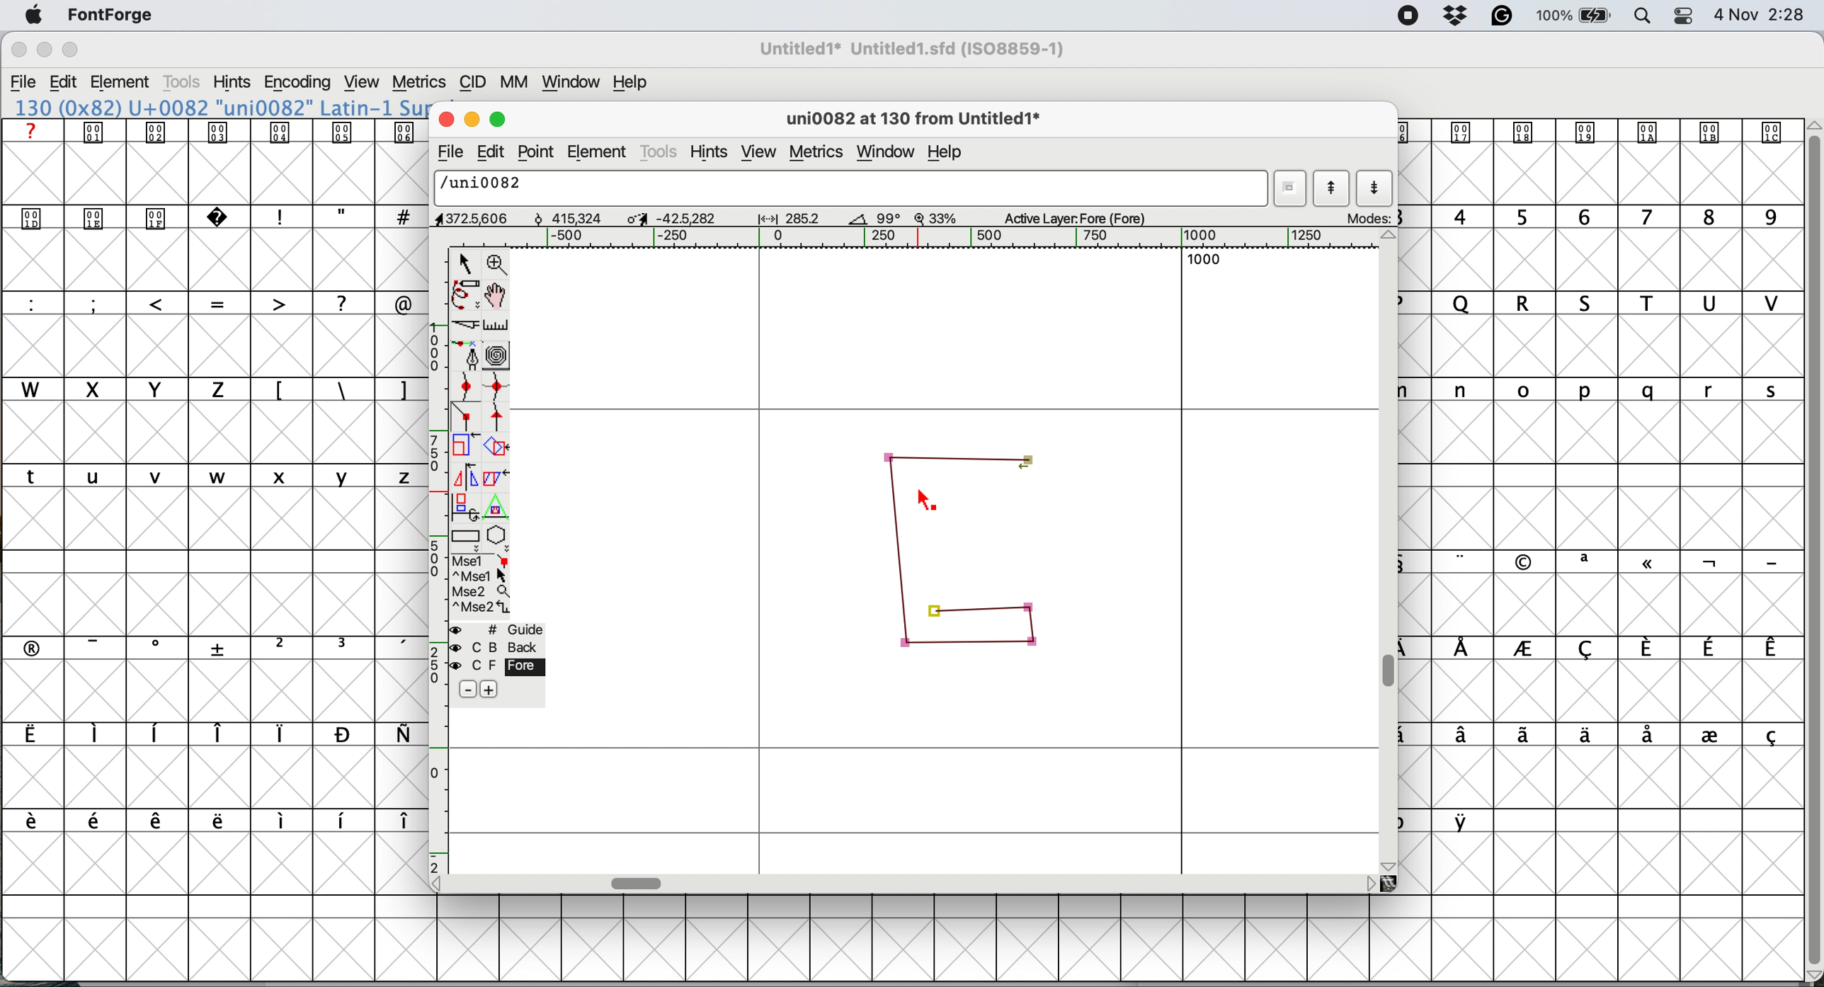  Describe the element at coordinates (1604, 216) in the screenshot. I see `numbers` at that location.